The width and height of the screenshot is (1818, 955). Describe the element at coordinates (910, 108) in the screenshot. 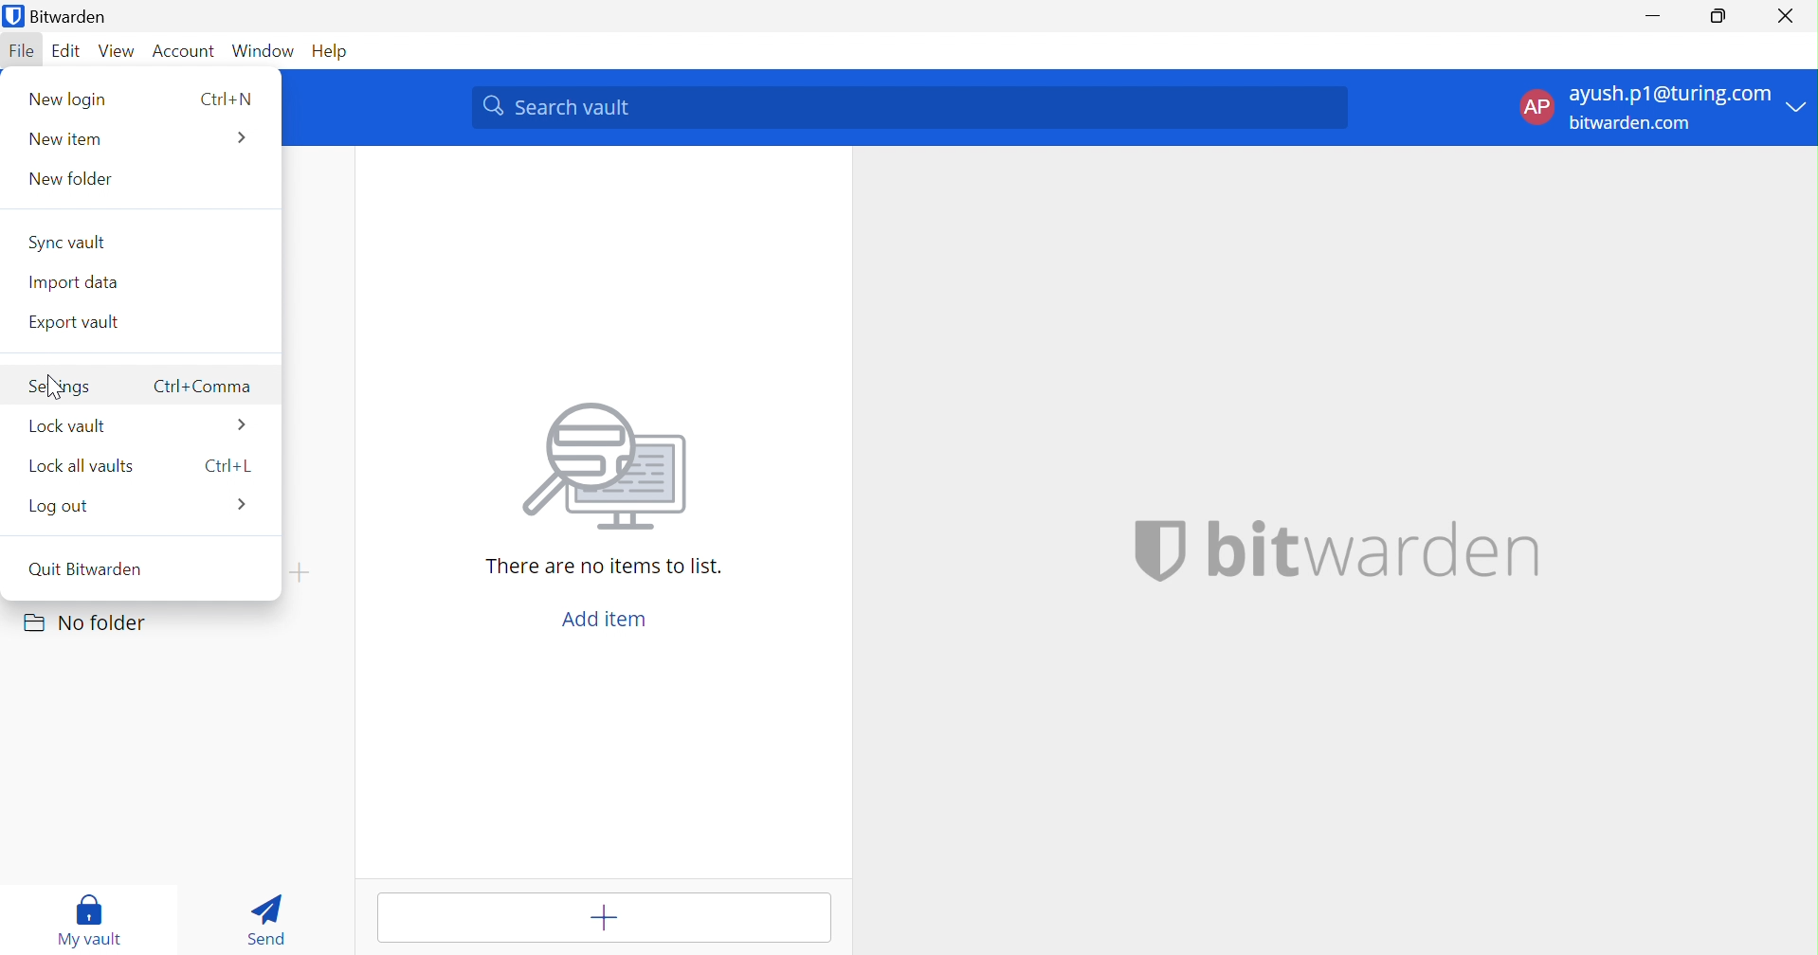

I see `Search vault` at that location.